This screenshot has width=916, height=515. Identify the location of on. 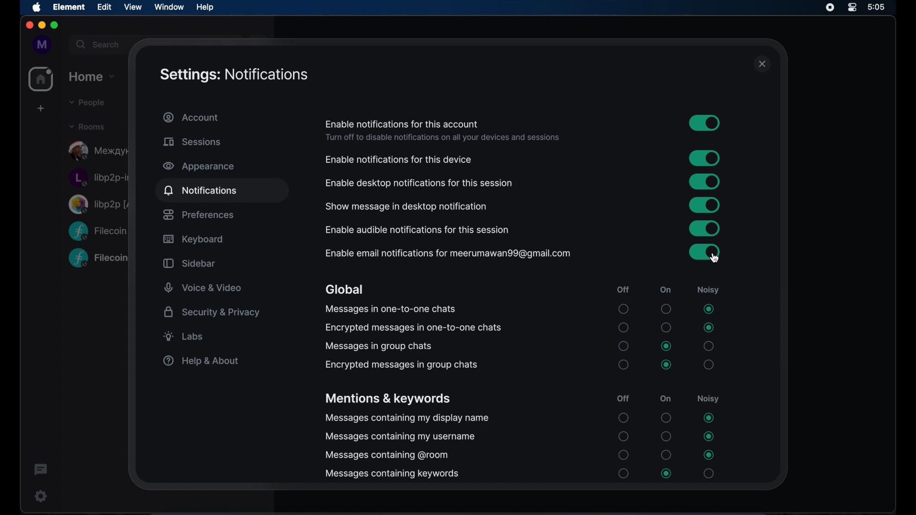
(666, 290).